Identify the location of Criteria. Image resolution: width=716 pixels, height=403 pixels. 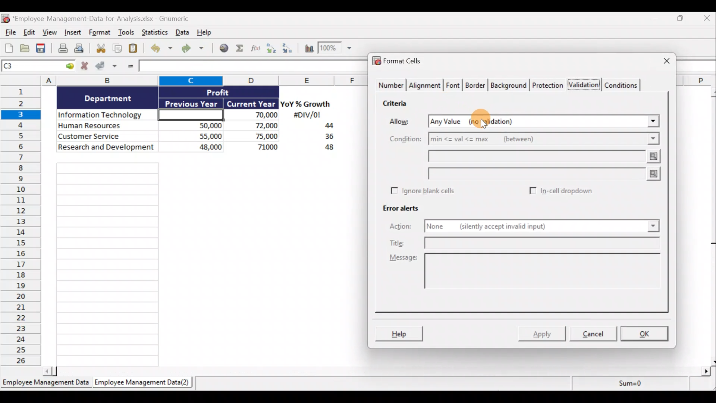
(396, 104).